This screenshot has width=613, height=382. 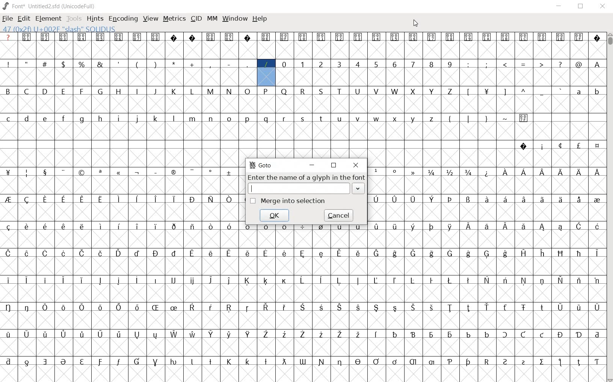 What do you see at coordinates (334, 165) in the screenshot?
I see `restore` at bounding box center [334, 165].